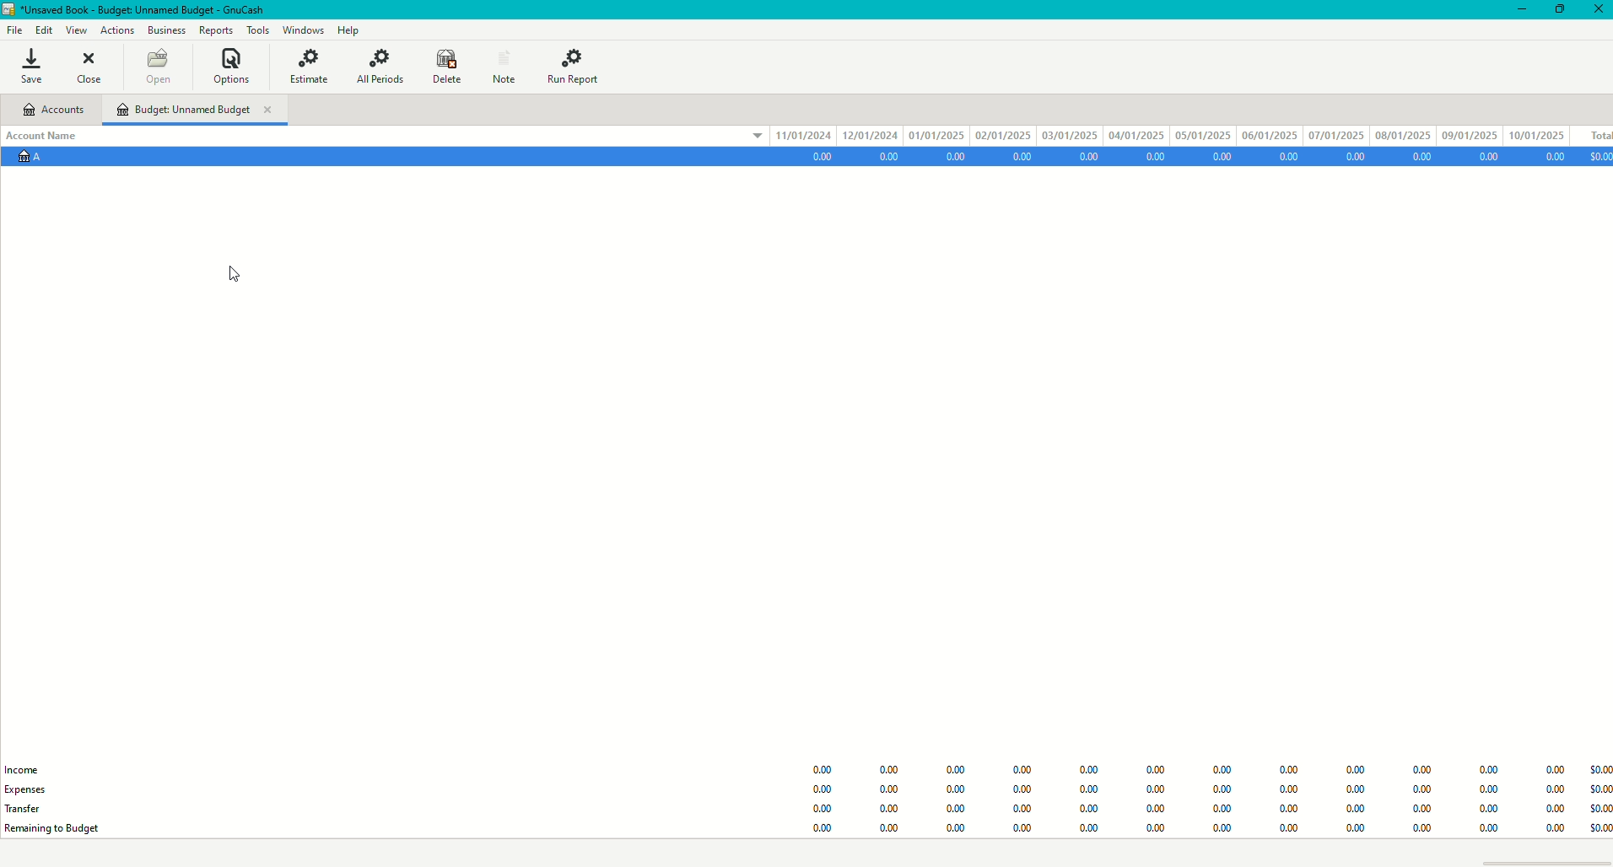  I want to click on account name, so click(41, 134).